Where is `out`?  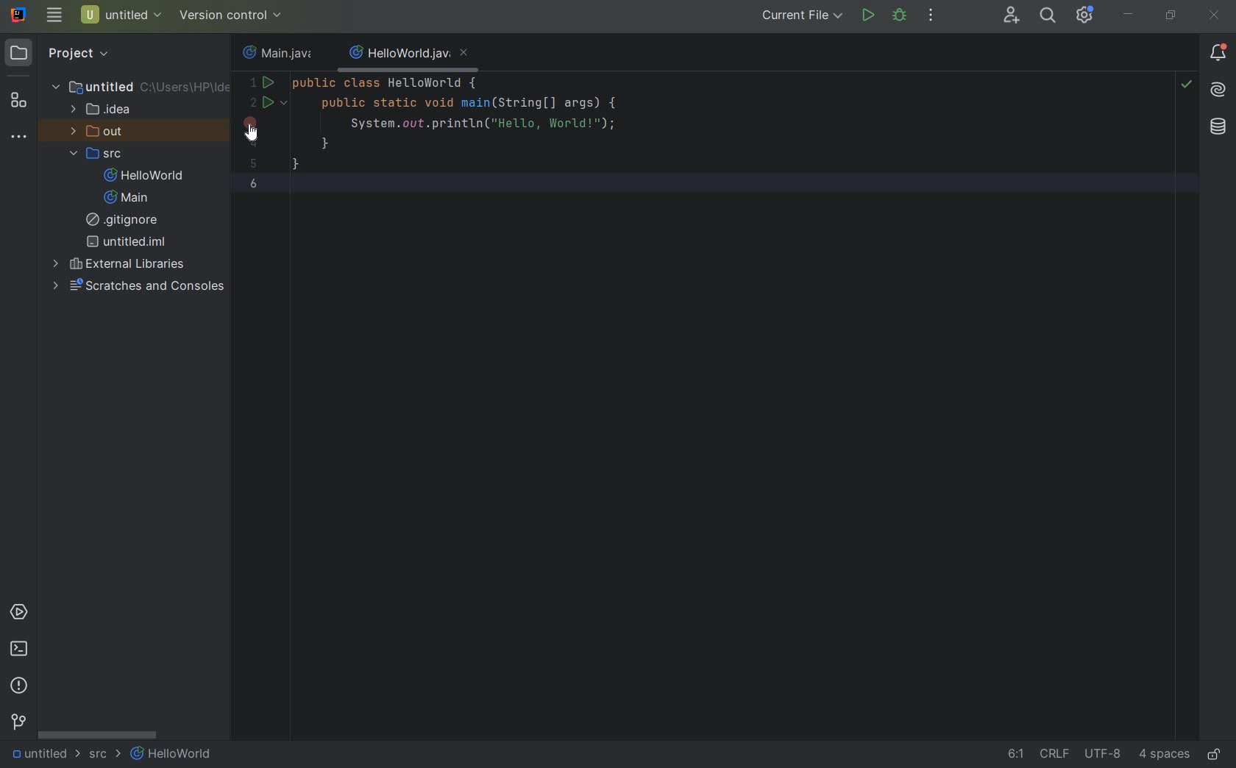 out is located at coordinates (97, 132).